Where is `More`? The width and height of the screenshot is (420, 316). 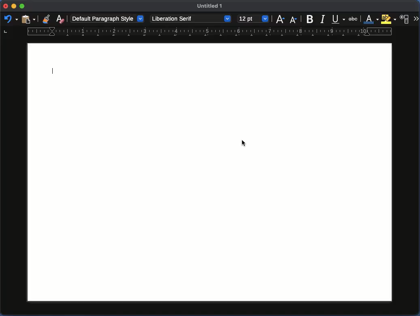 More is located at coordinates (416, 19).